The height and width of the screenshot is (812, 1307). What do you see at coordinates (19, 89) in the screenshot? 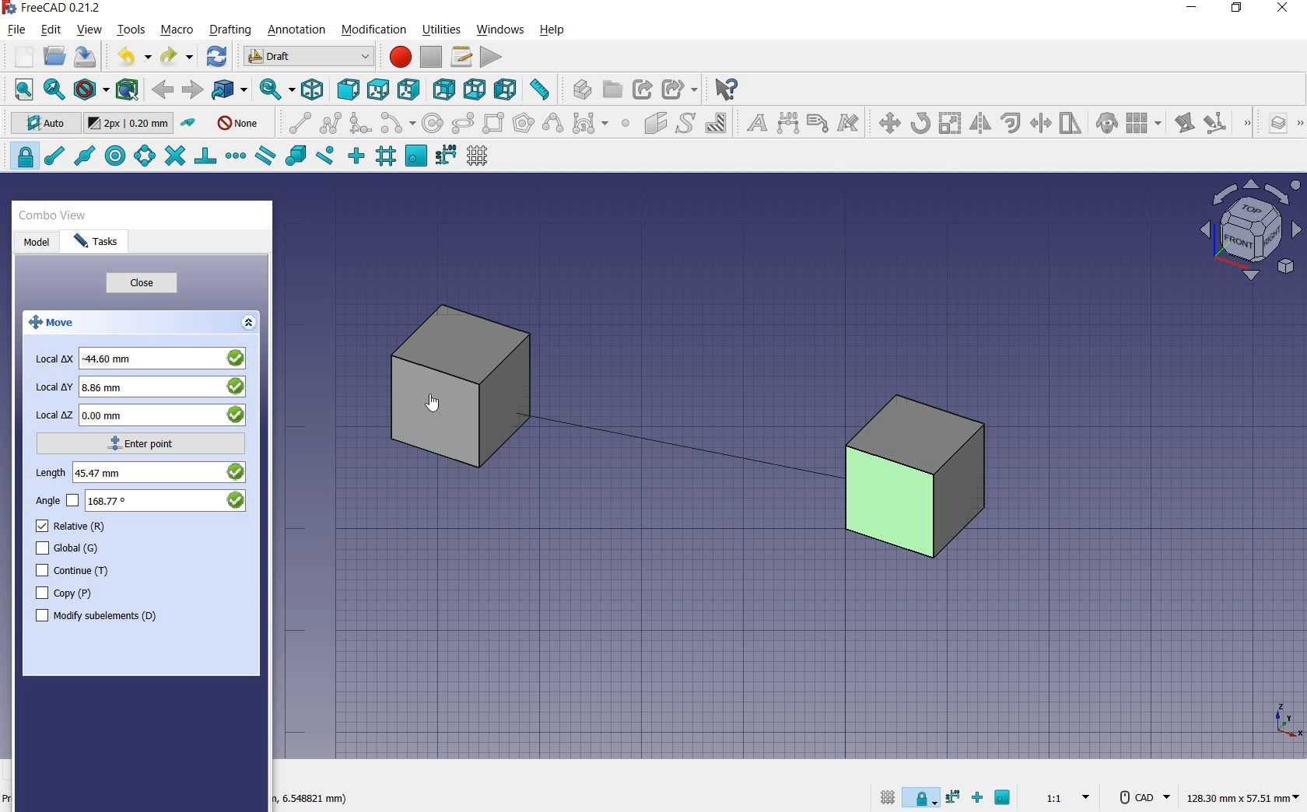
I see `fit all` at bounding box center [19, 89].